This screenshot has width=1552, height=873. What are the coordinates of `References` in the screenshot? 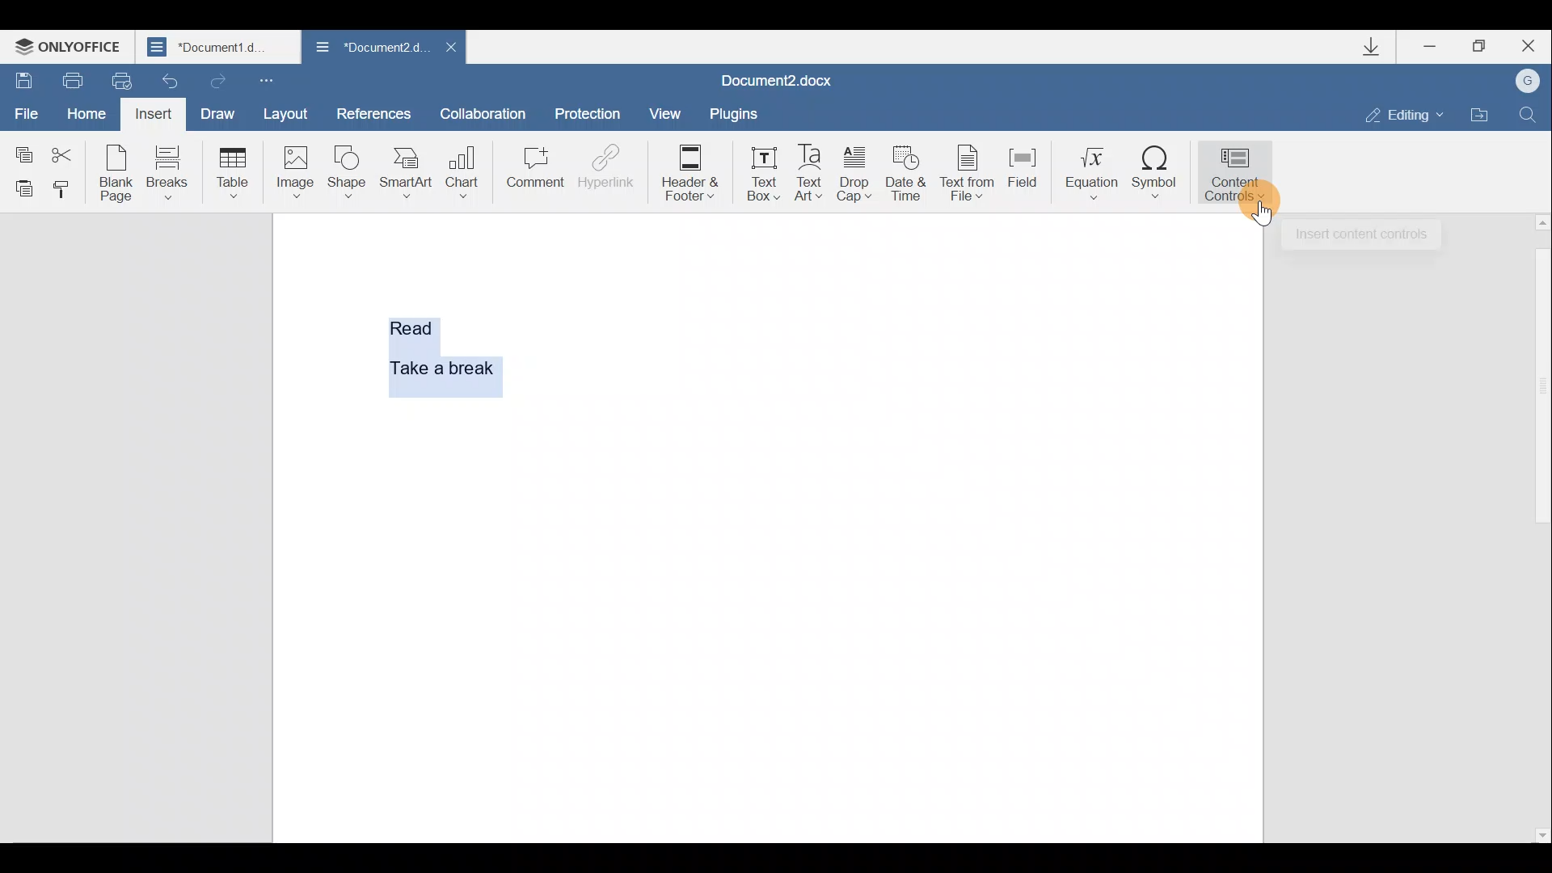 It's located at (374, 112).